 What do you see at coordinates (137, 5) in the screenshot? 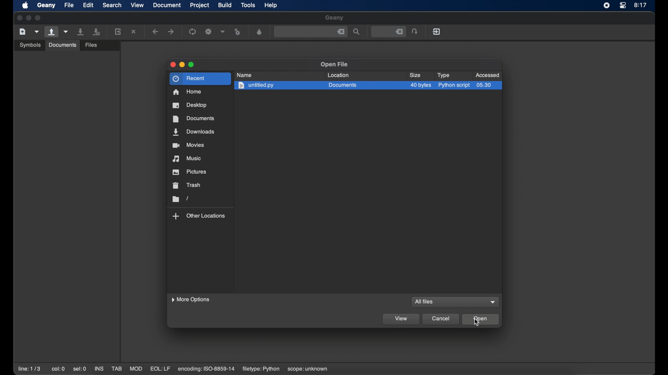
I see `view` at bounding box center [137, 5].